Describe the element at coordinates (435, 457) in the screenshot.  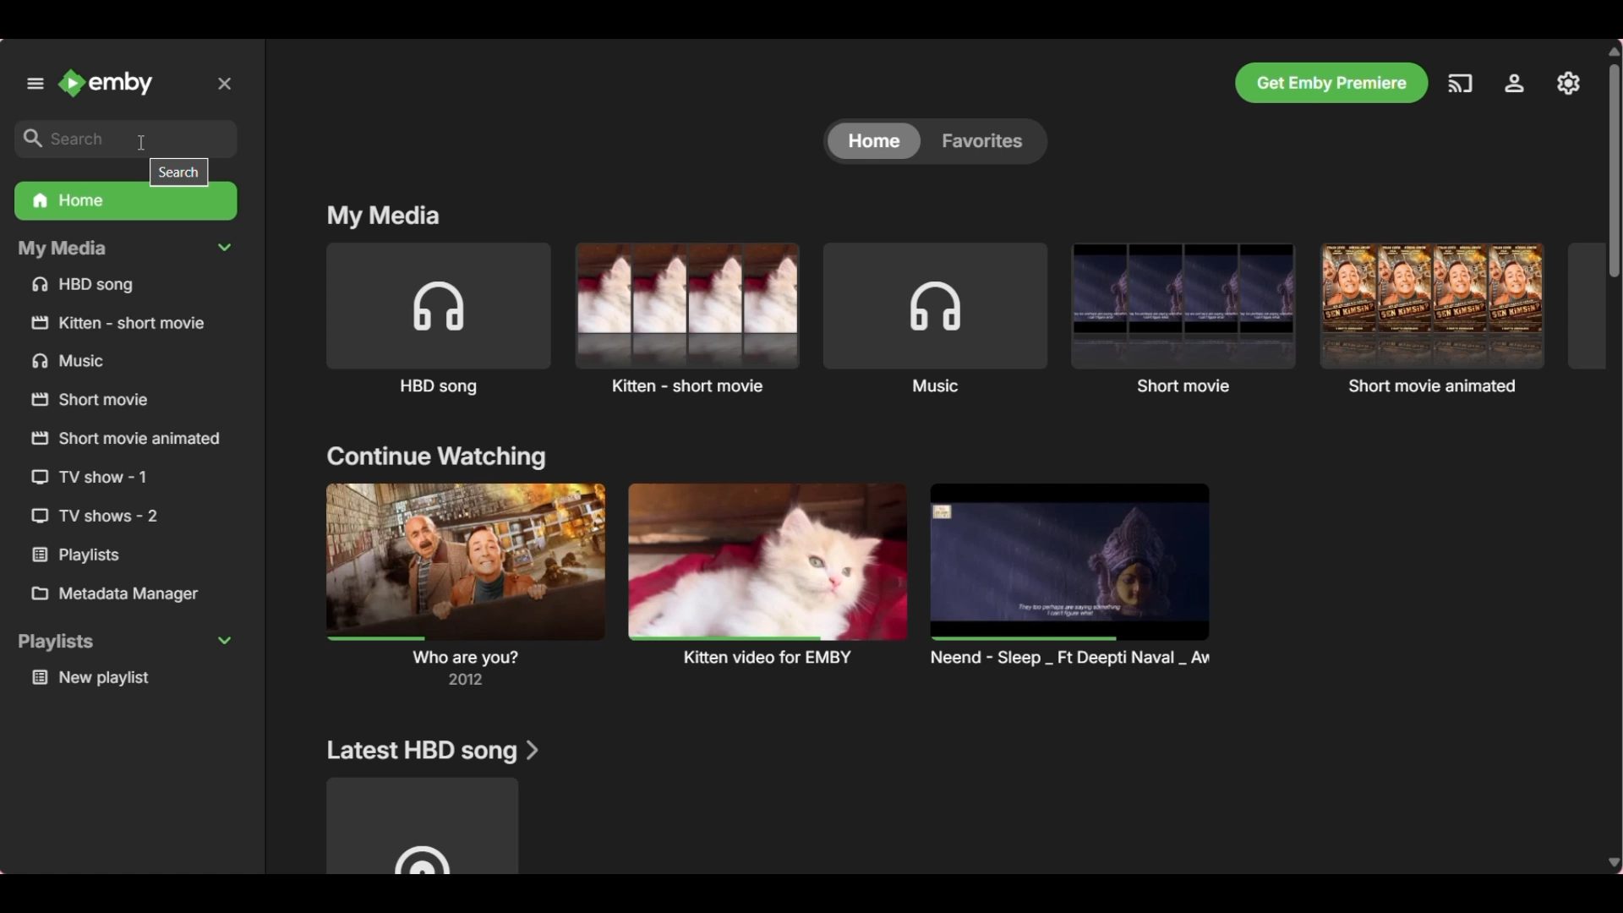
I see `Section title` at that location.